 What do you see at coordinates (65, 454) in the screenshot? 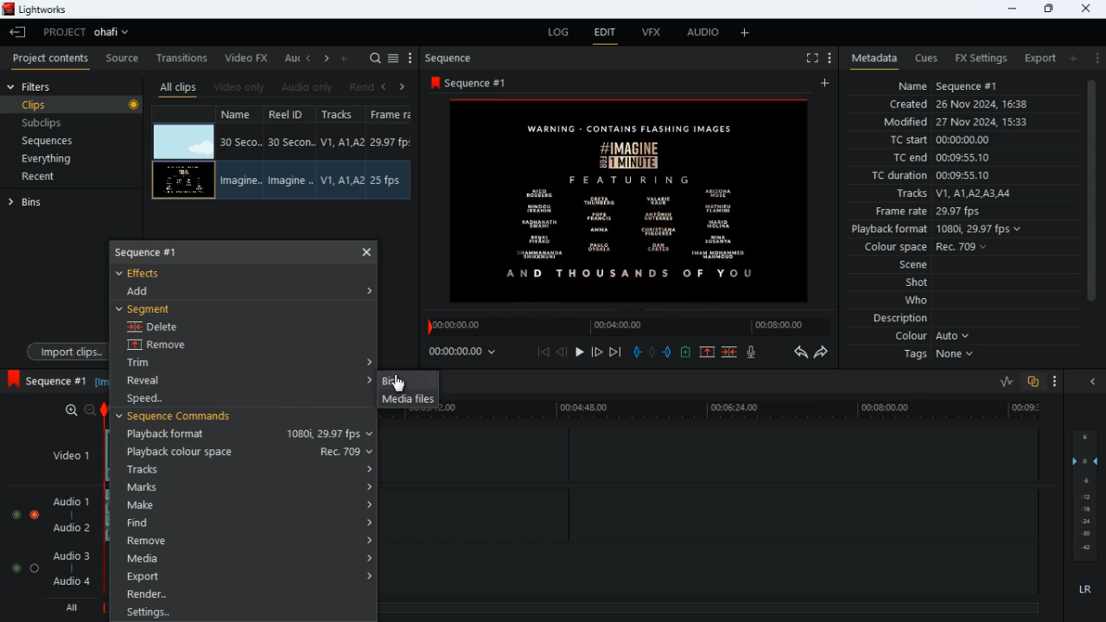
I see `video 1` at bounding box center [65, 454].